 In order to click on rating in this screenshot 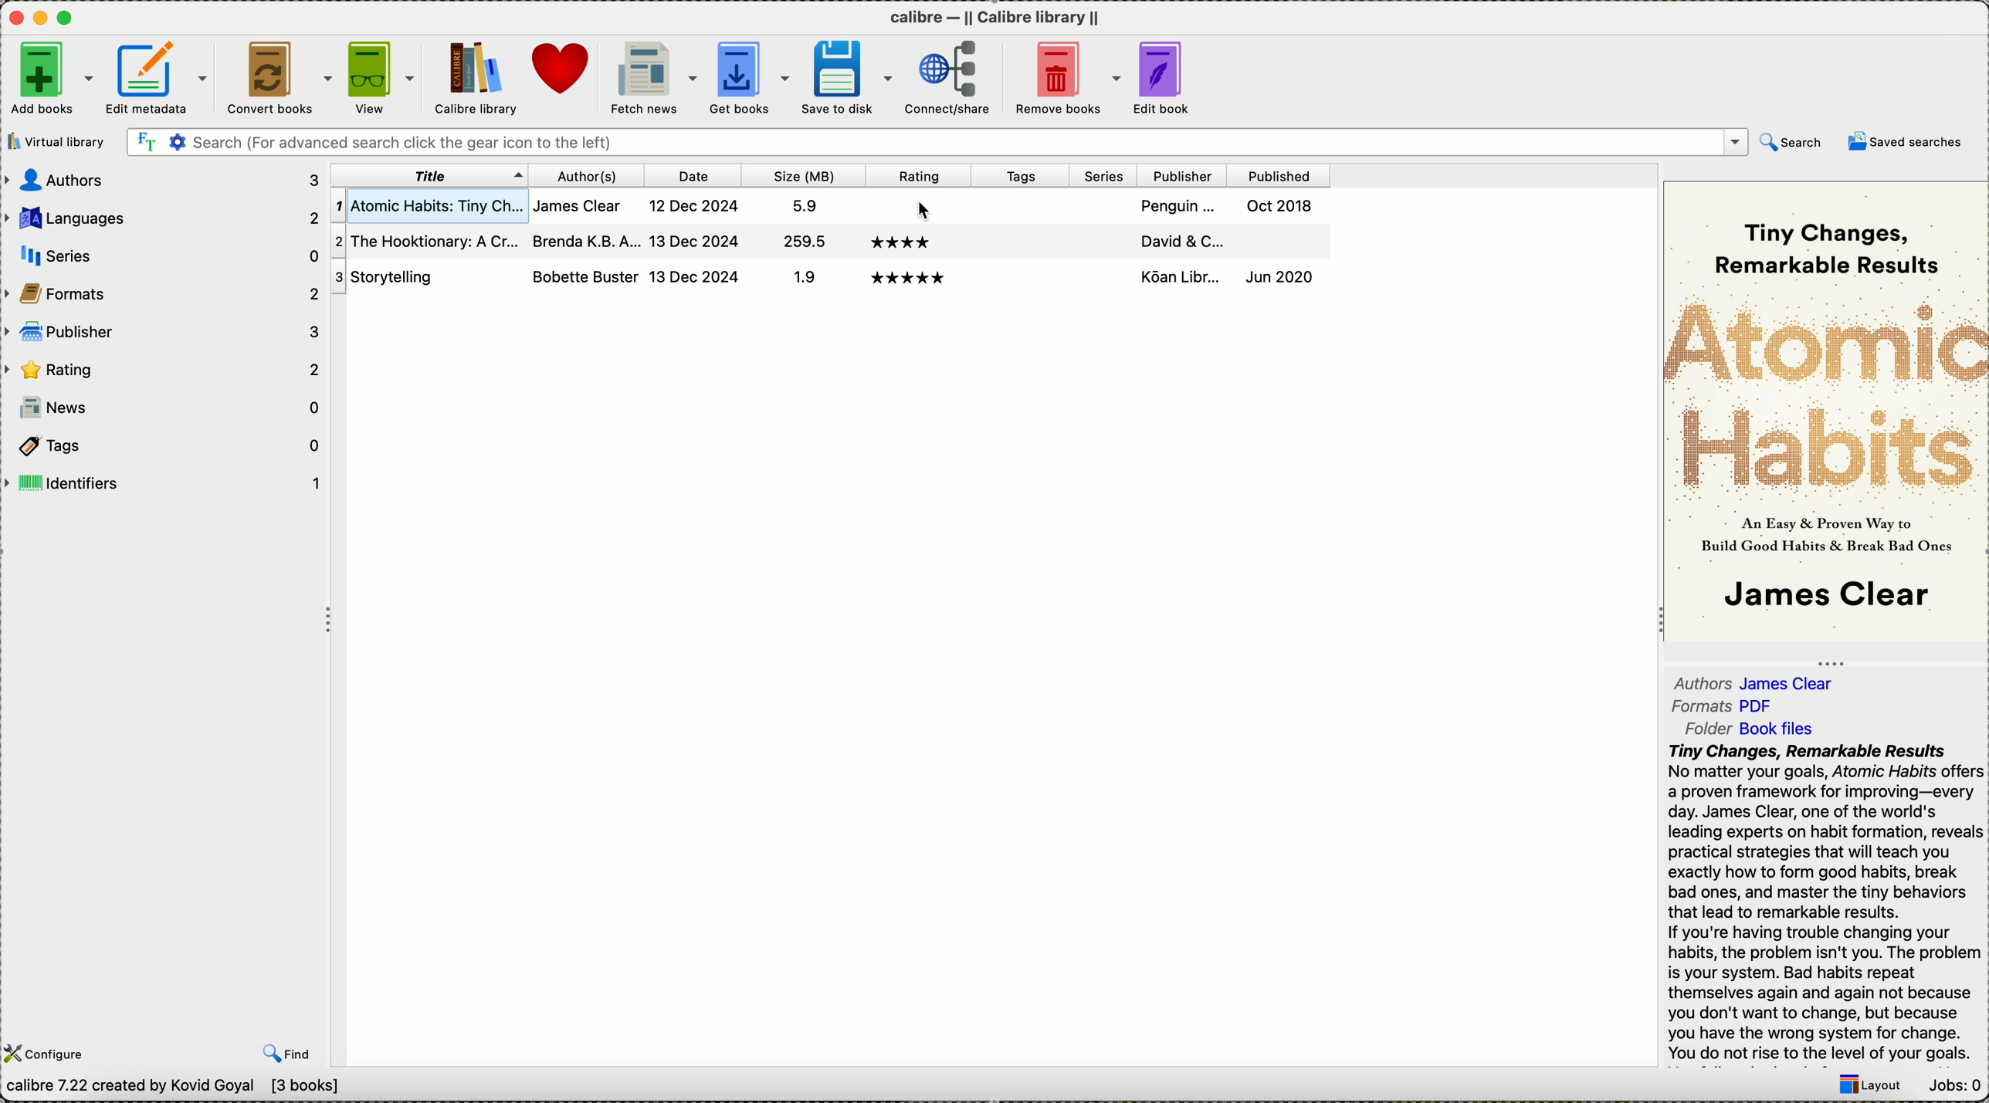, I will do `click(913, 175)`.